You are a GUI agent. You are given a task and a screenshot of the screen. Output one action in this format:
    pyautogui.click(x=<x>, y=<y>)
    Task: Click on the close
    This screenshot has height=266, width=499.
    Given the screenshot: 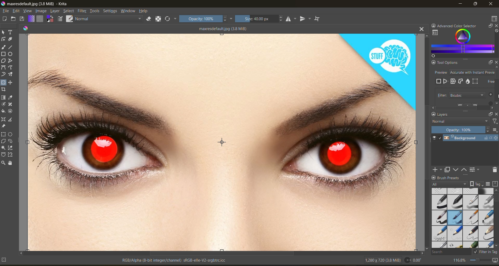 What is the action you would take?
    pyautogui.click(x=496, y=113)
    